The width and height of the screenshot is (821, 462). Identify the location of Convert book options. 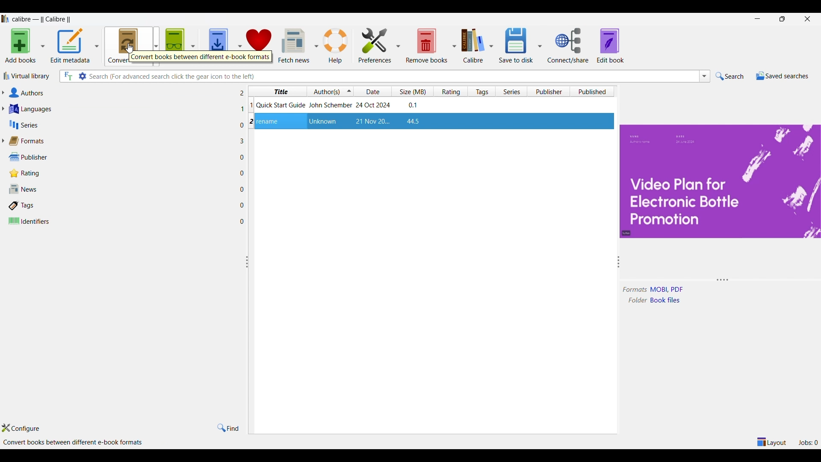
(156, 45).